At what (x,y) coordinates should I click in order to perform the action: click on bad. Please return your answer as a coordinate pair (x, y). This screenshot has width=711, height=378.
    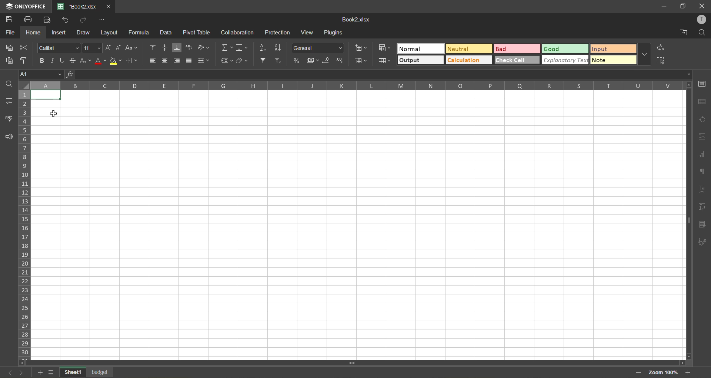
    Looking at the image, I should click on (515, 48).